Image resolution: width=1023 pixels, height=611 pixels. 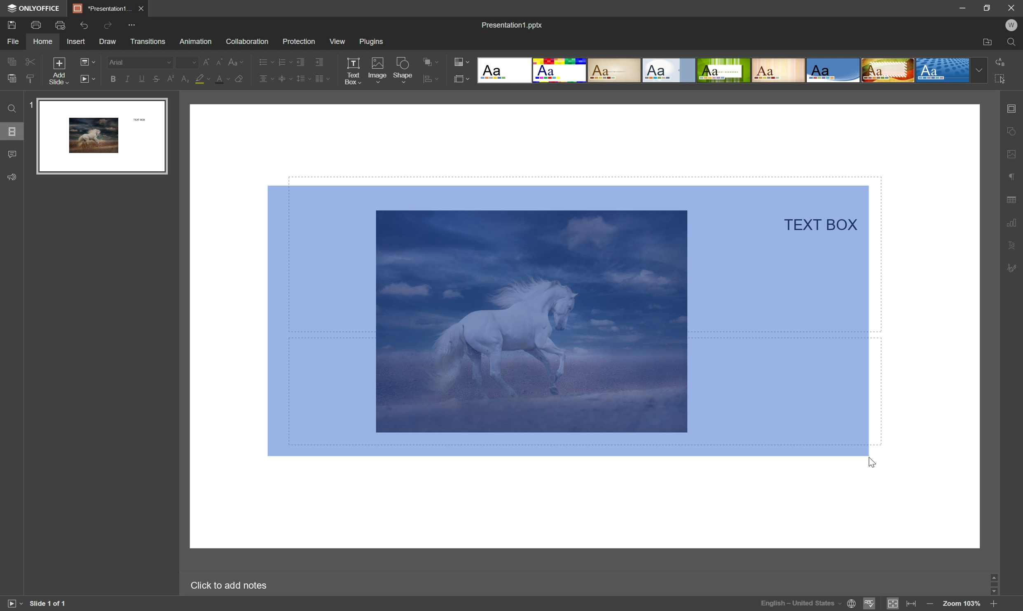 What do you see at coordinates (301, 63) in the screenshot?
I see `decrease indent` at bounding box center [301, 63].